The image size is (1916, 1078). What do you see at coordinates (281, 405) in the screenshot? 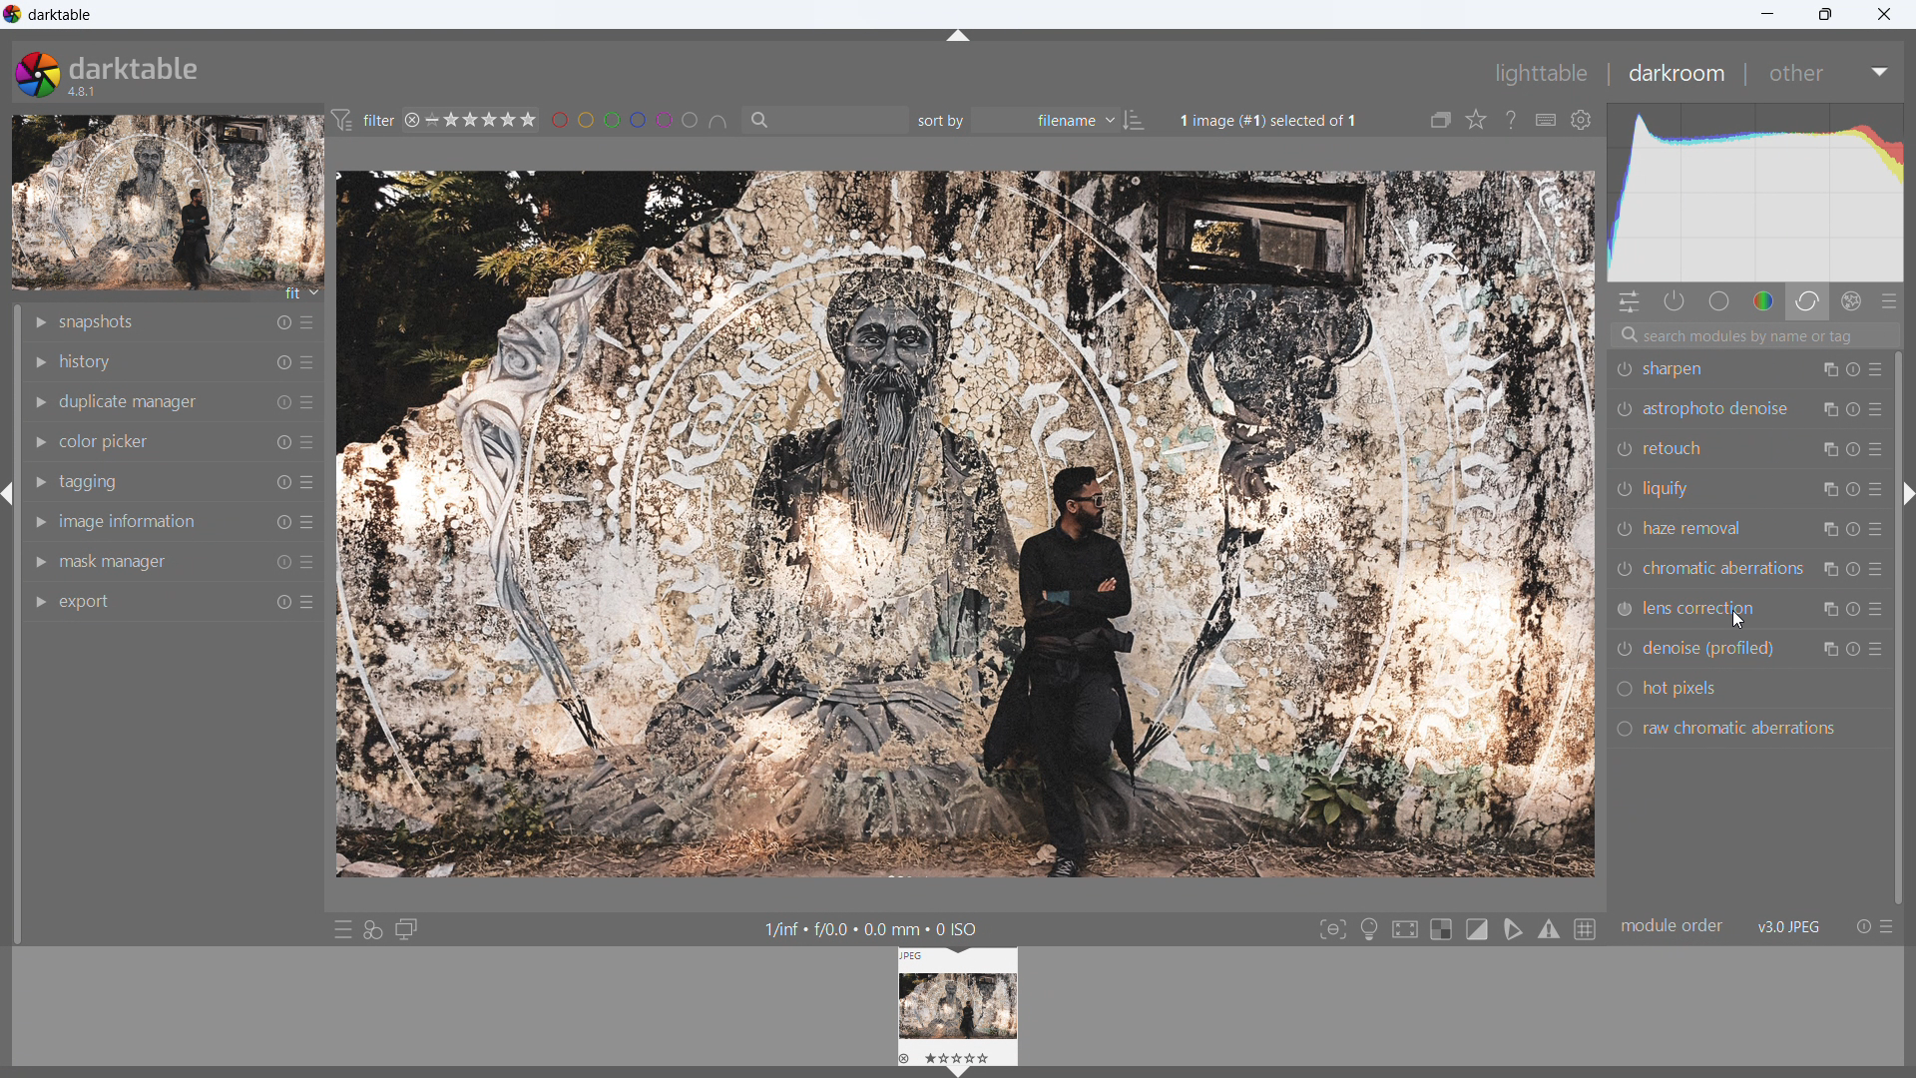
I see `reset` at bounding box center [281, 405].